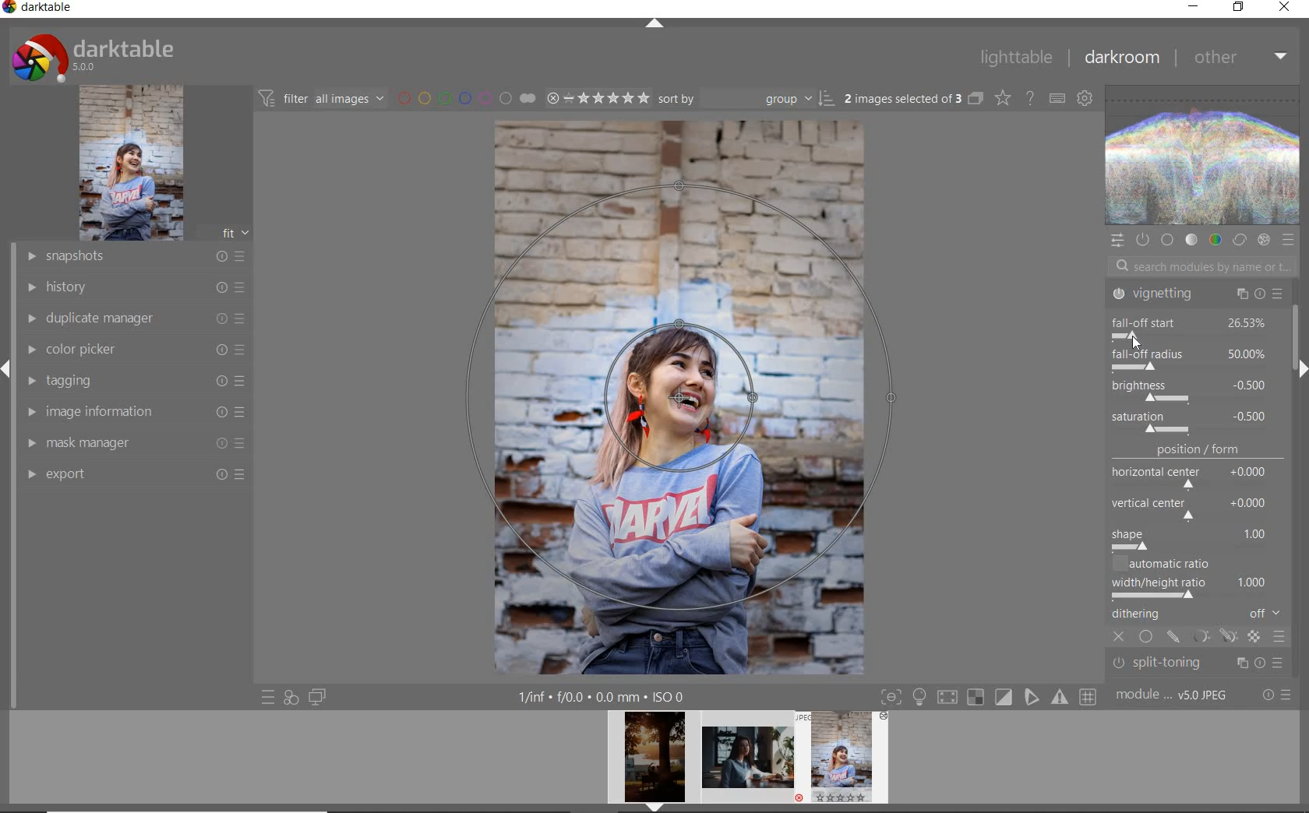 Image resolution: width=1309 pixels, height=813 pixels. What do you see at coordinates (1029, 97) in the screenshot?
I see `ENABLE ONLINE FOR HELP` at bounding box center [1029, 97].